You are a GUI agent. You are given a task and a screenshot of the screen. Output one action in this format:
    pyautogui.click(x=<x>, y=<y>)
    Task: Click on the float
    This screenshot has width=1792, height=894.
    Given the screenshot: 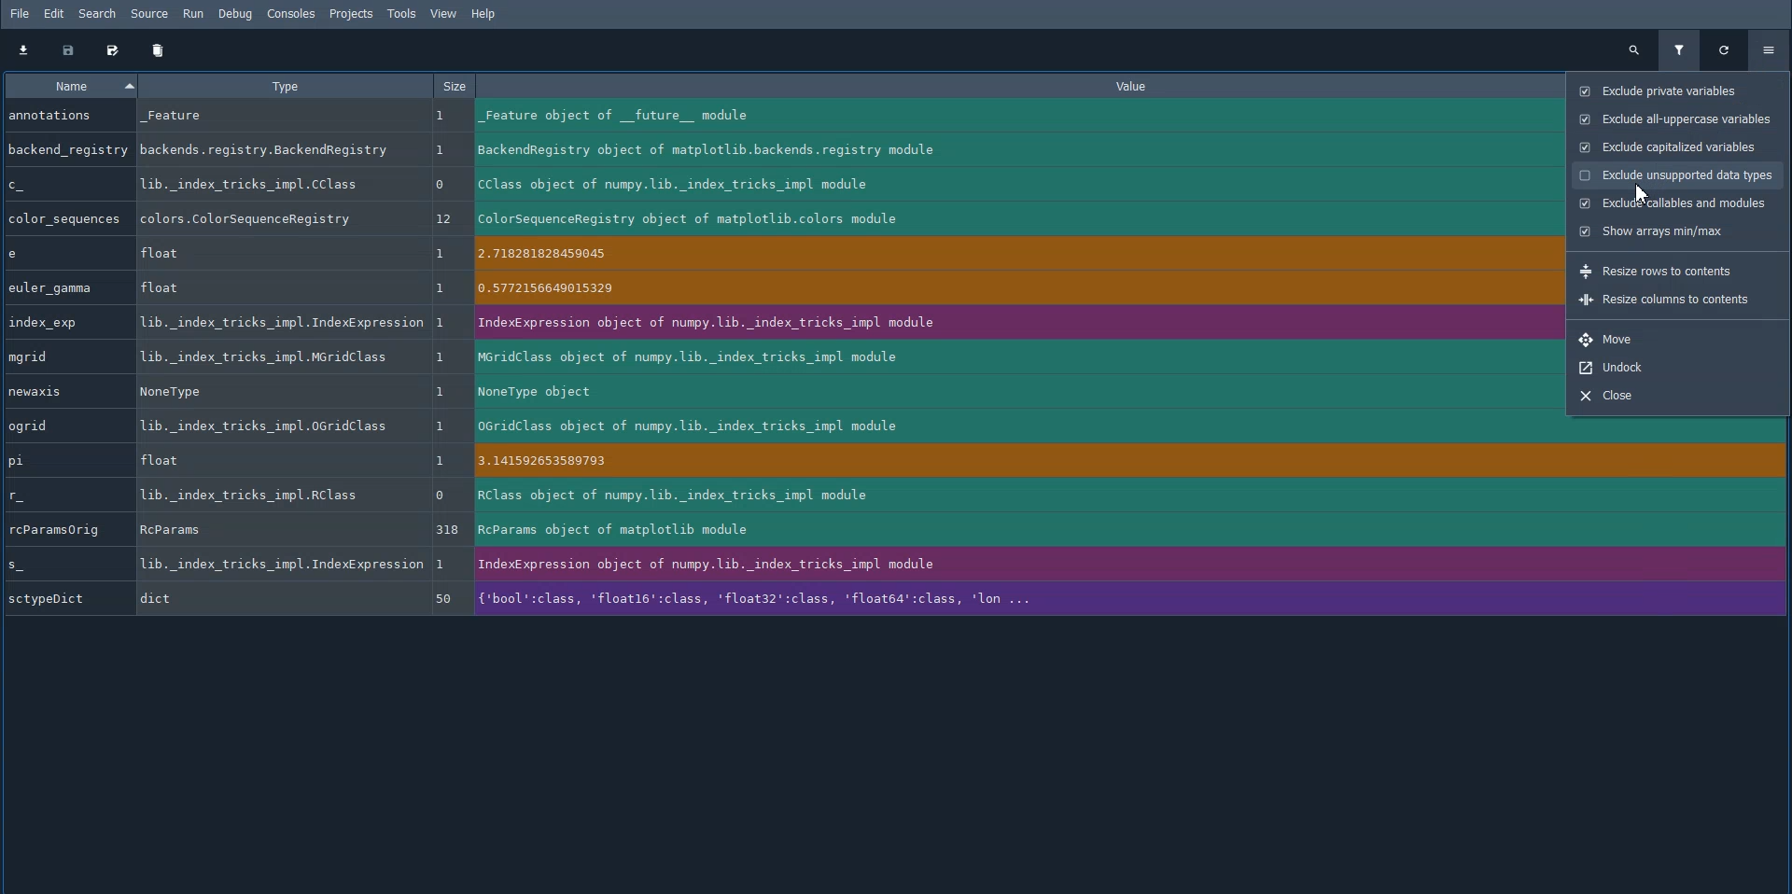 What is the action you would take?
    pyautogui.click(x=270, y=286)
    